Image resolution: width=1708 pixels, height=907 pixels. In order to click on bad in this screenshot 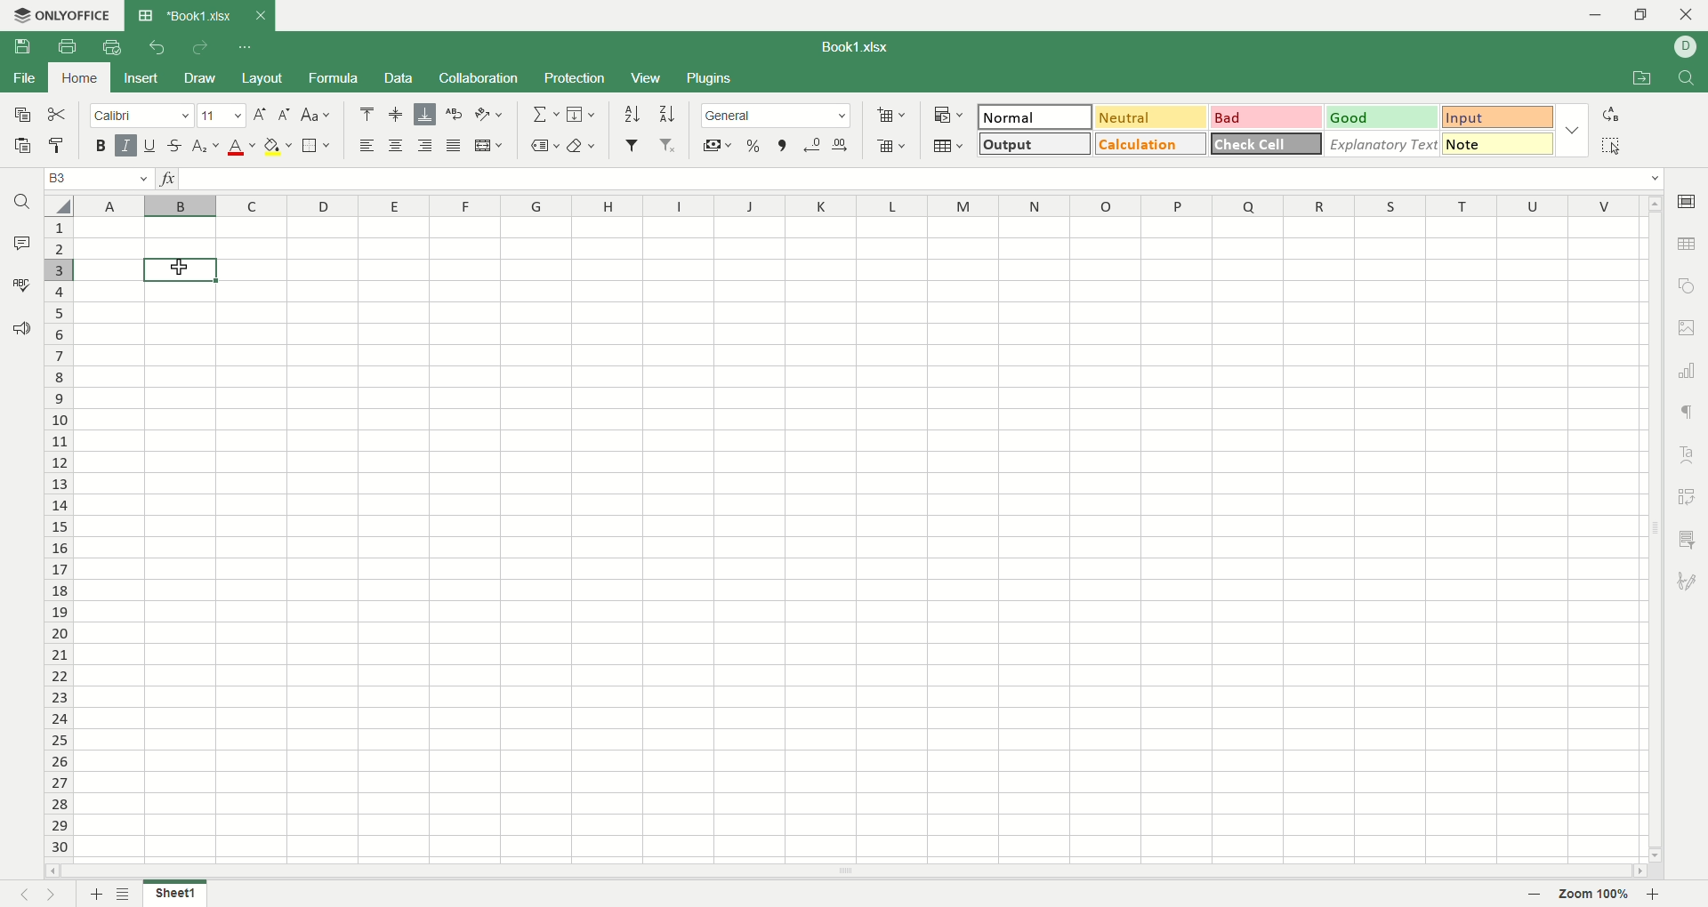, I will do `click(1268, 118)`.